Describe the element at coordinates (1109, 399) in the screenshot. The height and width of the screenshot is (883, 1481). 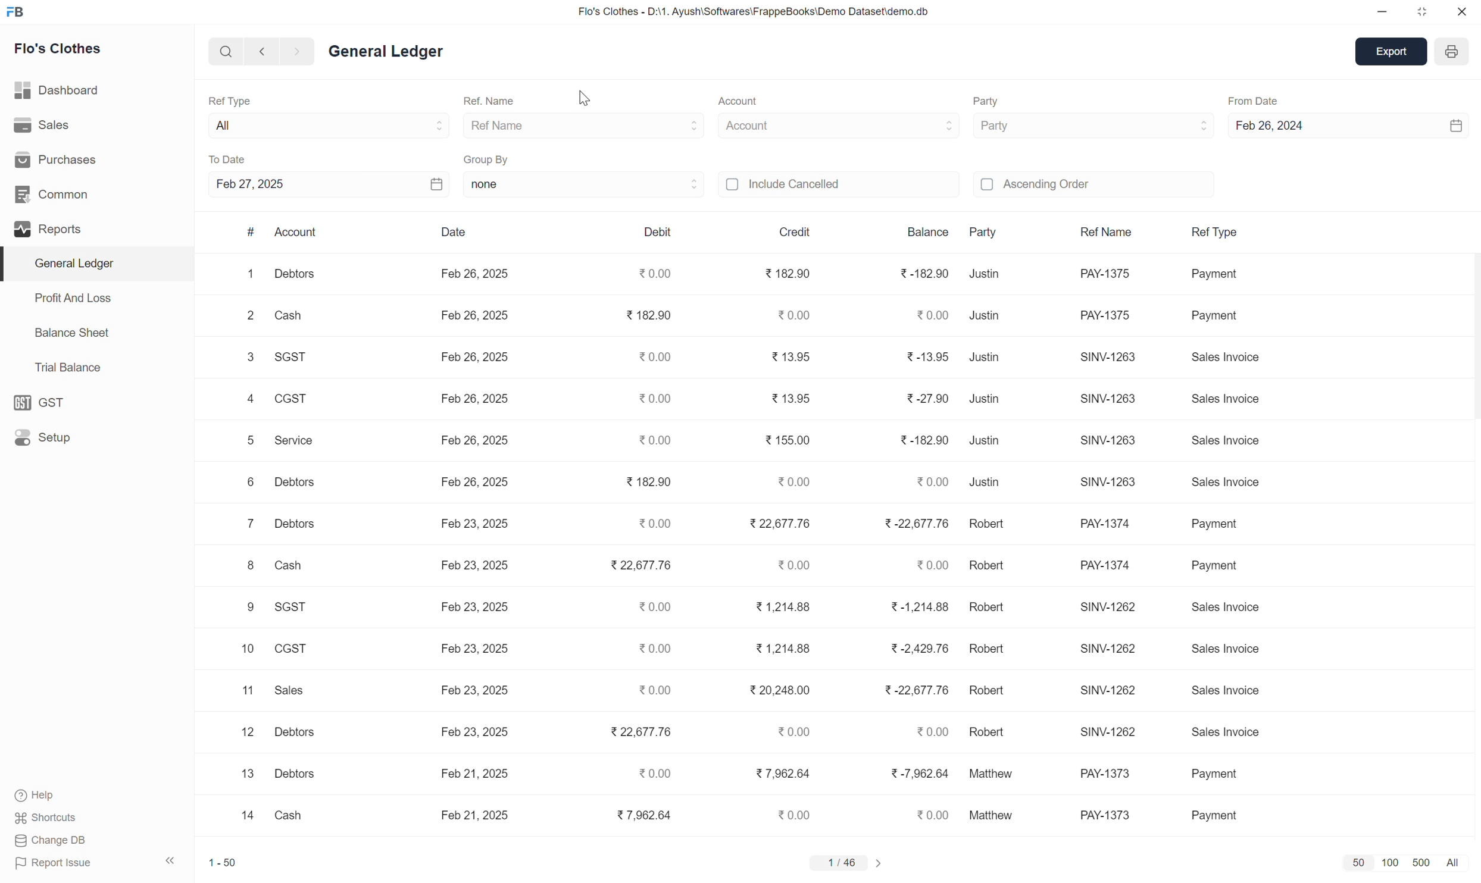
I see `SINV-1263` at that location.